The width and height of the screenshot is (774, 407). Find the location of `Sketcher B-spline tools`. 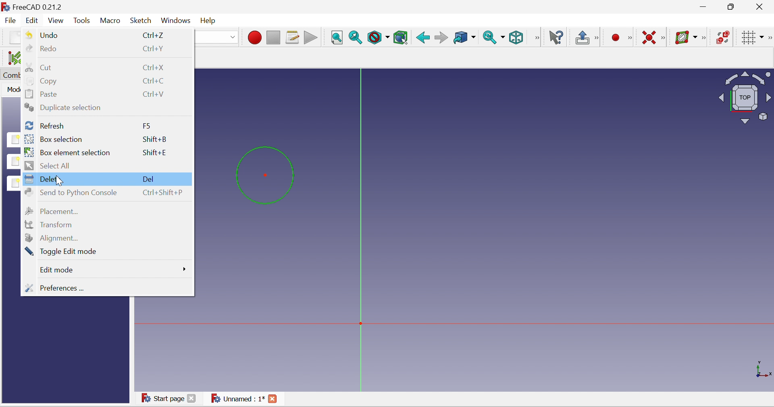

Sketcher B-spline tools is located at coordinates (705, 38).